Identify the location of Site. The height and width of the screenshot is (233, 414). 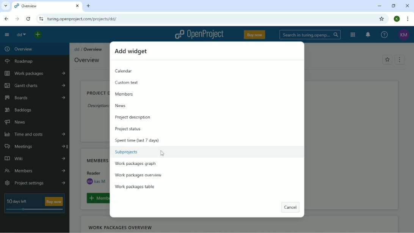
(83, 19).